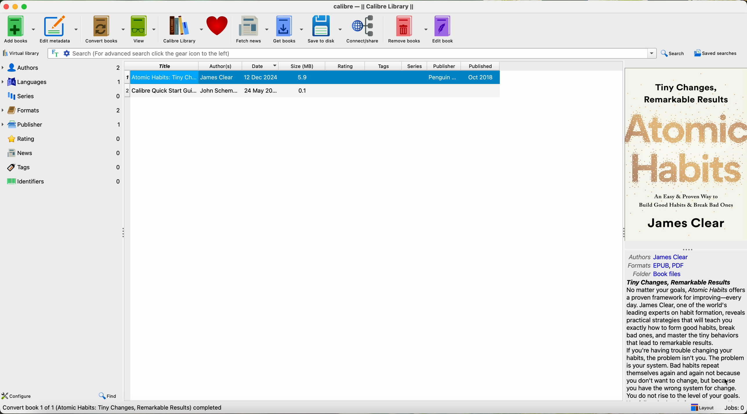 This screenshot has width=747, height=414. Describe the element at coordinates (62, 124) in the screenshot. I see `publisher` at that location.